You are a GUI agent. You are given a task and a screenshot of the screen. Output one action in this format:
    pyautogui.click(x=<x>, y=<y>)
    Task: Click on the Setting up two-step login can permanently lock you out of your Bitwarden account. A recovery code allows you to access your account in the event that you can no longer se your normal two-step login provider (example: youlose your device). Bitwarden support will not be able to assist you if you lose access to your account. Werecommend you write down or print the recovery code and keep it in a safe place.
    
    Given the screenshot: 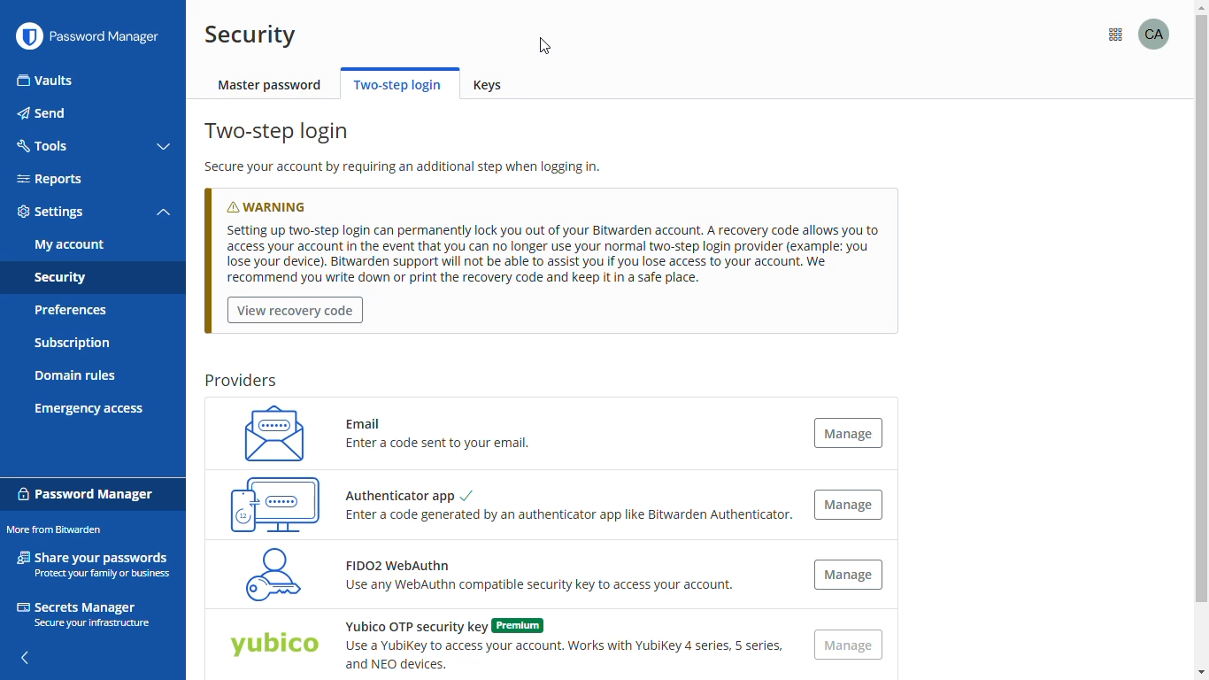 What is the action you would take?
    pyautogui.click(x=547, y=254)
    